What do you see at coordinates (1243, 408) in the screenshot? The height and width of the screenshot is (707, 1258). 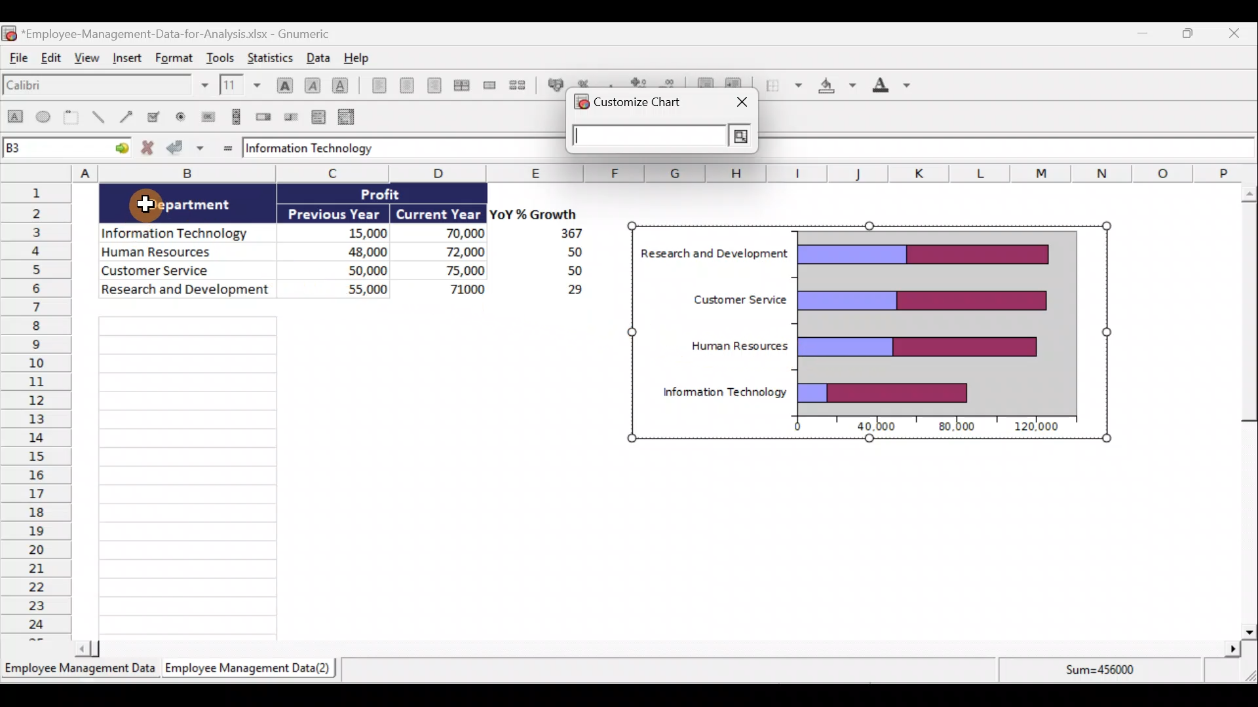 I see `Scroll bar` at bounding box center [1243, 408].